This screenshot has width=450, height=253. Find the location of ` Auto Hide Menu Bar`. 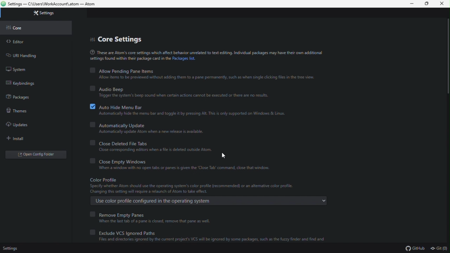

 Auto Hide Menu Bar is located at coordinates (115, 106).